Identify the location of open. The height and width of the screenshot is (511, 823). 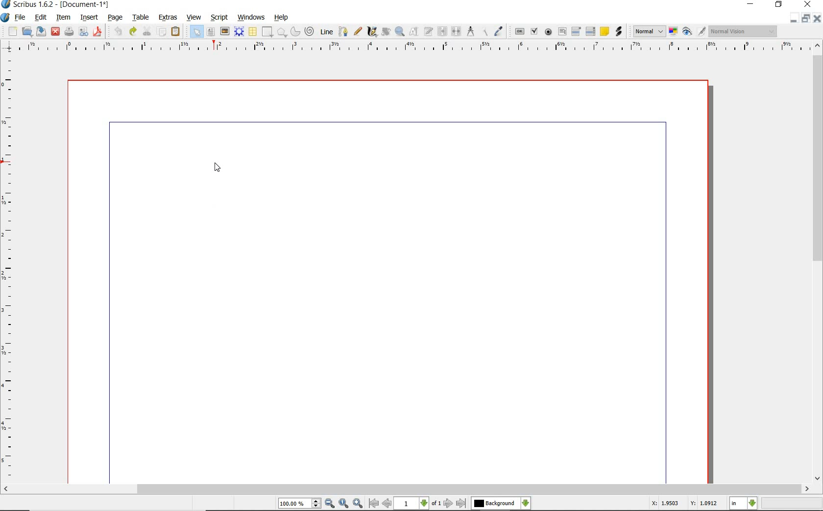
(27, 32).